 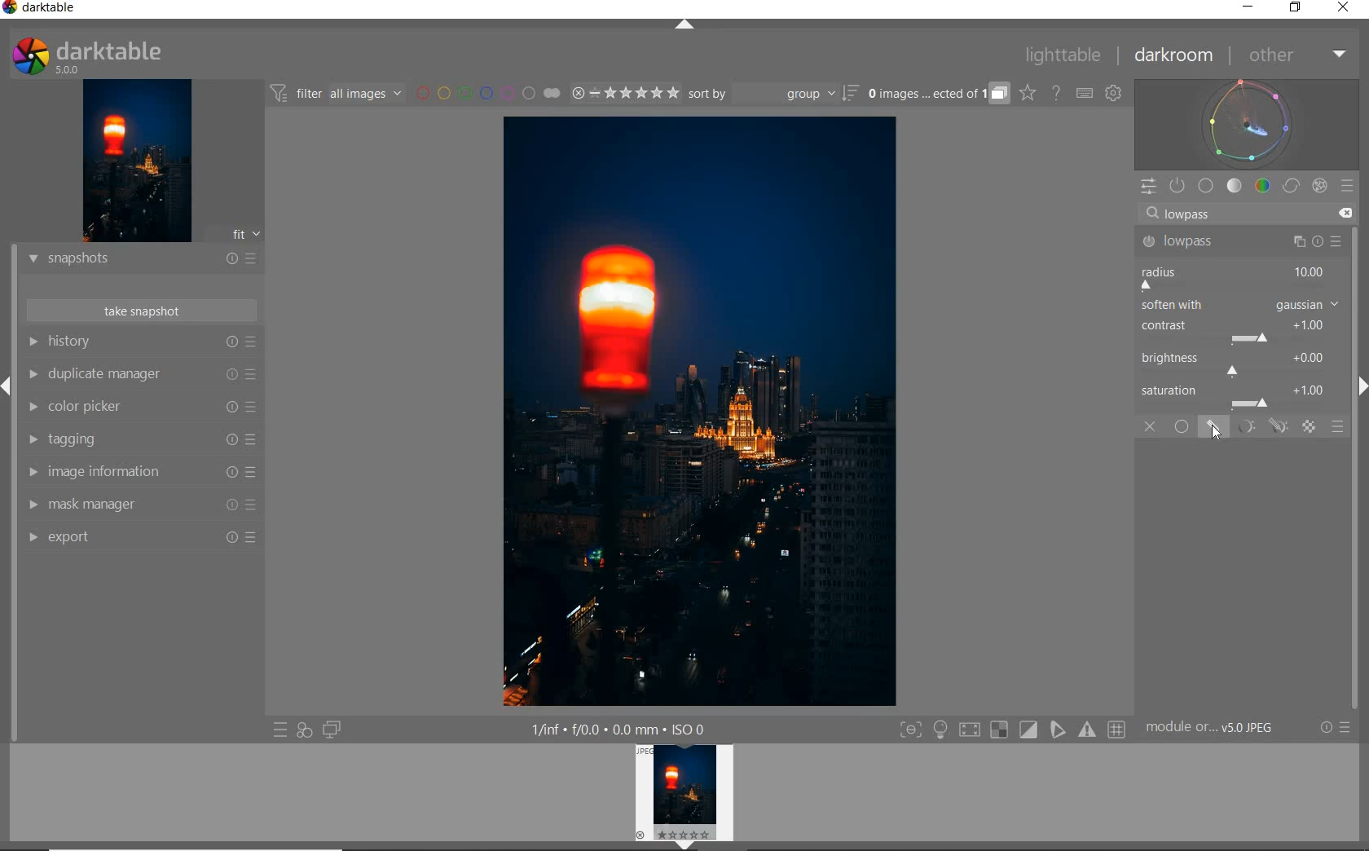 I want to click on HISTORY, so click(x=111, y=343).